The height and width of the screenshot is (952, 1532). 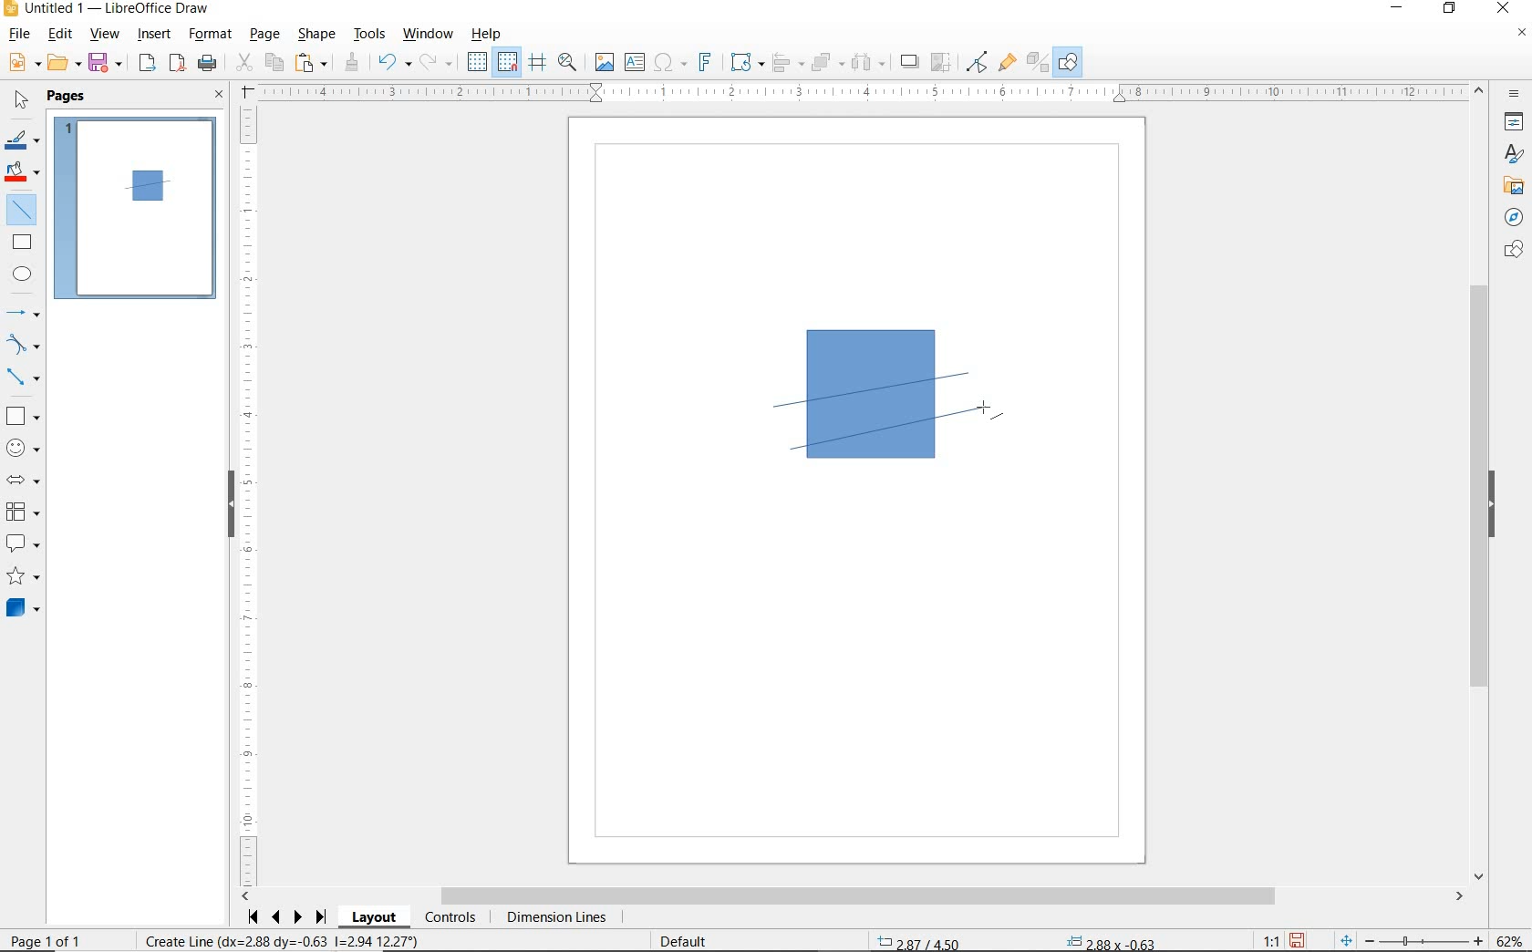 What do you see at coordinates (869, 62) in the screenshot?
I see `SELECT AT LEAST THREE OBJECTS TO DISTRIBUTE` at bounding box center [869, 62].